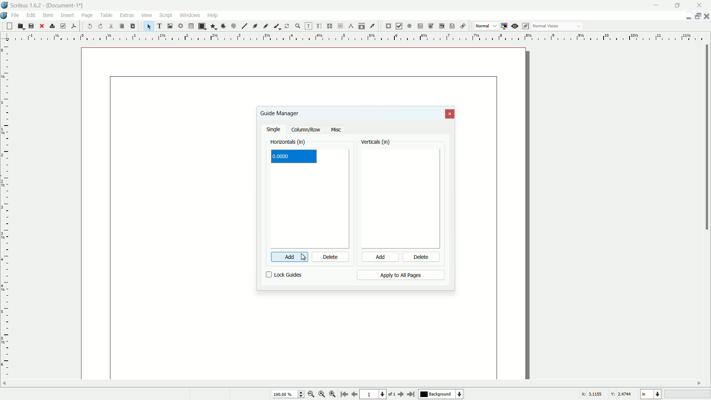 Image resolution: width=711 pixels, height=400 pixels. Describe the element at coordinates (373, 395) in the screenshot. I see `current page number` at that location.